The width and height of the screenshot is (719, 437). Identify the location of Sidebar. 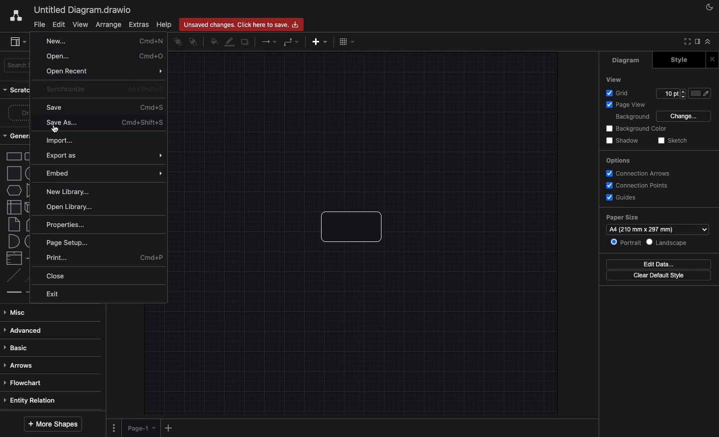
(697, 42).